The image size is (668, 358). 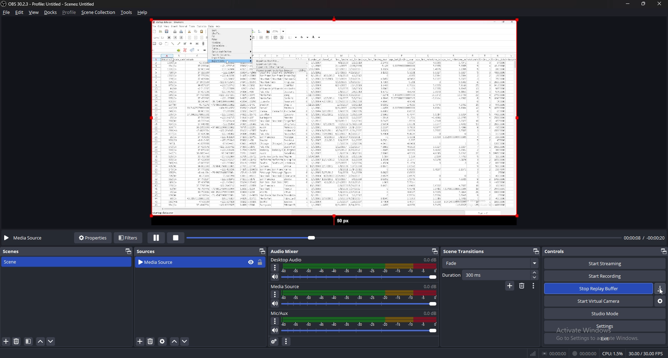 What do you see at coordinates (285, 251) in the screenshot?
I see `audio mixer` at bounding box center [285, 251].